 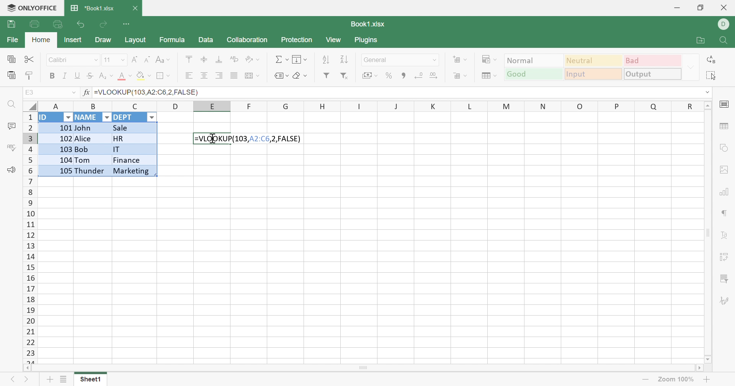 I want to click on Text Art settings, so click(x=724, y=236).